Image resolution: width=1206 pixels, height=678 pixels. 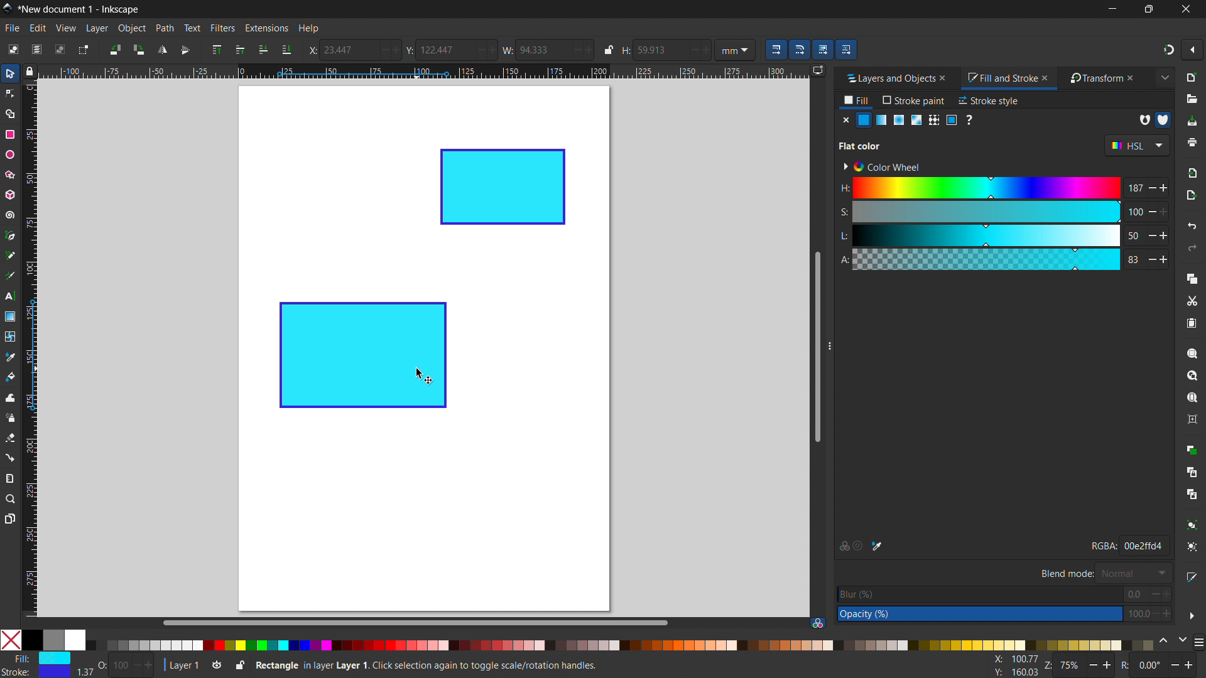 I want to click on color wheel, so click(x=881, y=167).